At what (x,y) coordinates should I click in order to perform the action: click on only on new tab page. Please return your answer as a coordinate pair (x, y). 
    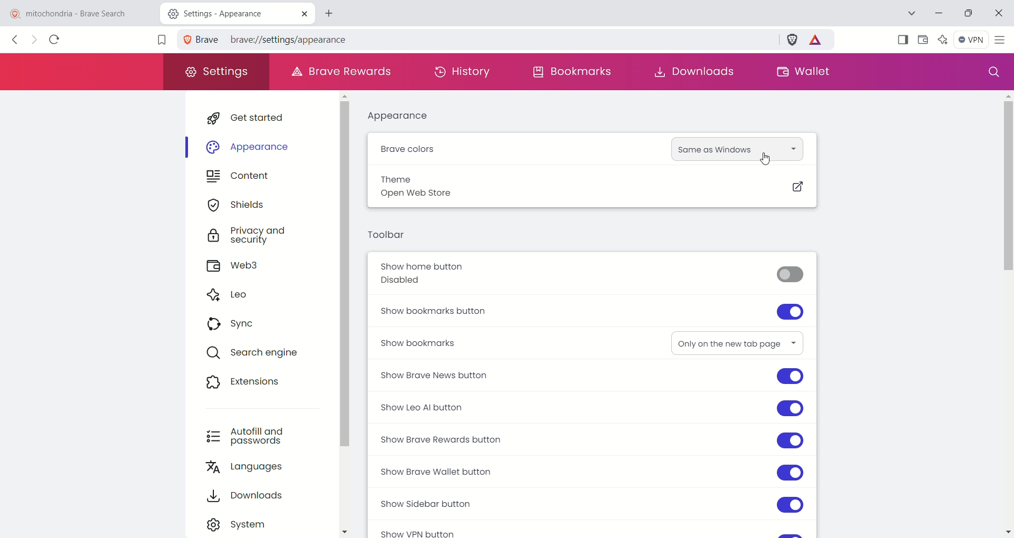
    Looking at the image, I should click on (729, 340).